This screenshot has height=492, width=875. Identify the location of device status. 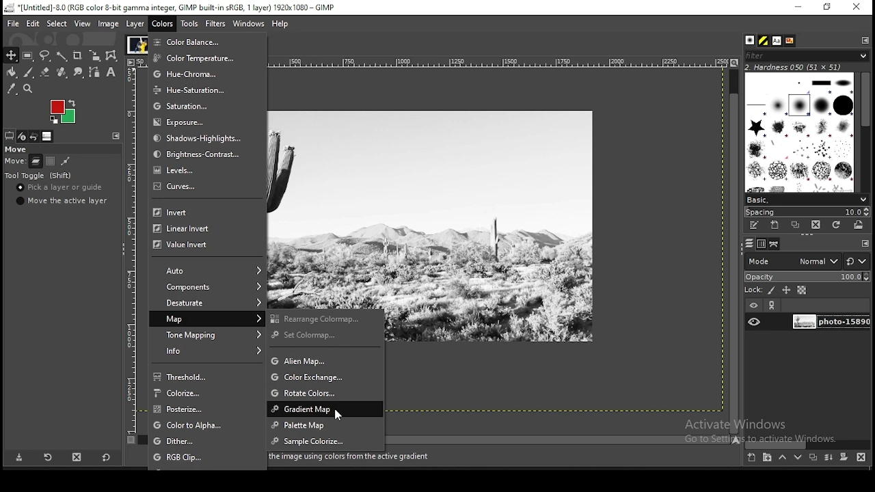
(23, 136).